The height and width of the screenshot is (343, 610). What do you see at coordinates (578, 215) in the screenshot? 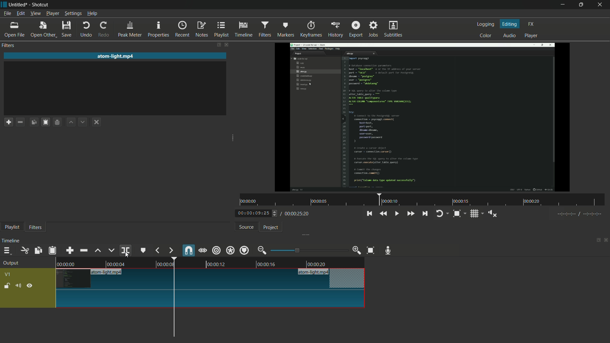
I see `` at bounding box center [578, 215].